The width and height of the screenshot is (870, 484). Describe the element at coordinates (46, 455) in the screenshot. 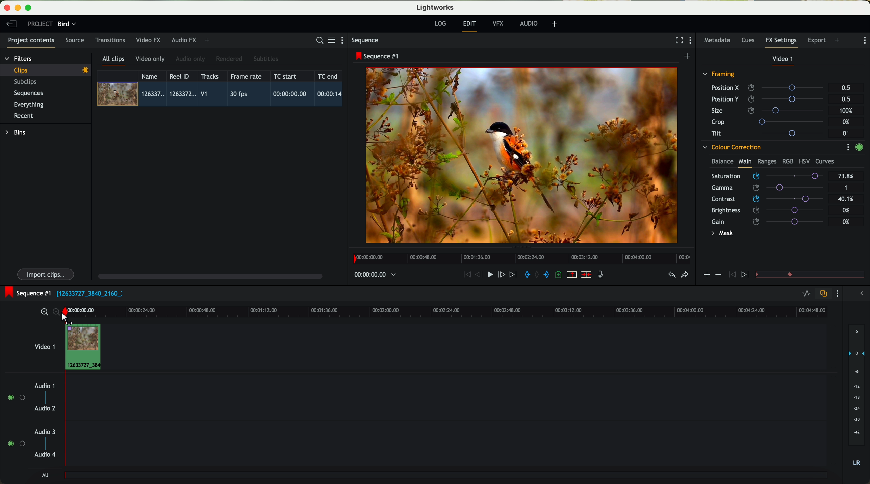

I see `audio 4` at that location.